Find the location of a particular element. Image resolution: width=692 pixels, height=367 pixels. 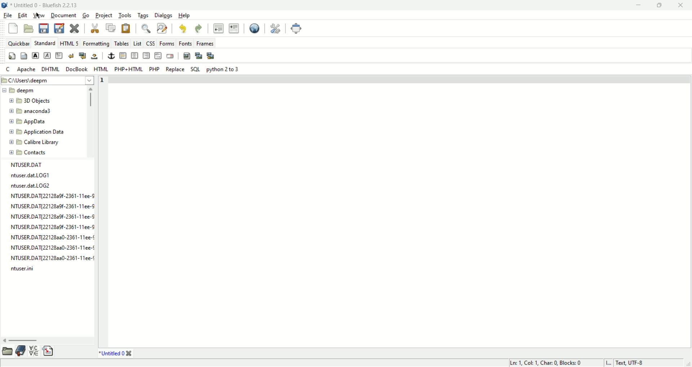

strong is located at coordinates (35, 56).